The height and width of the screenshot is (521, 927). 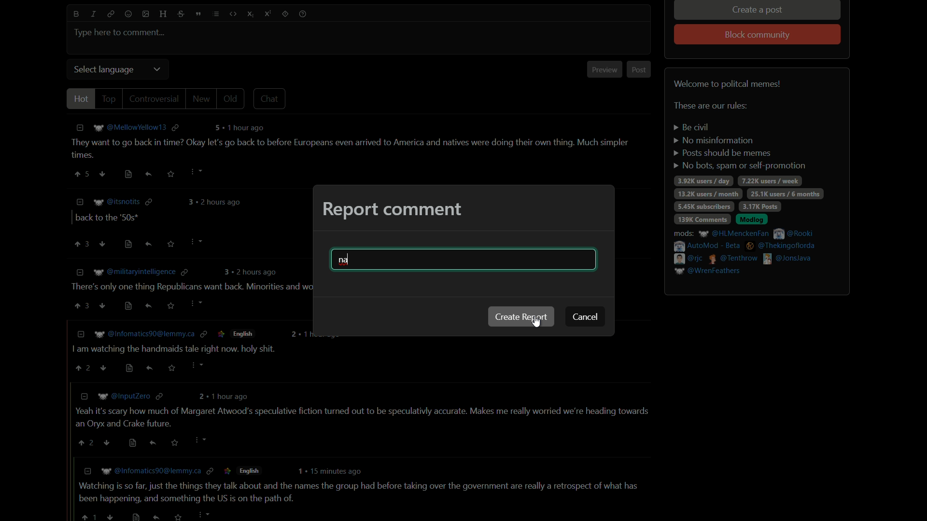 What do you see at coordinates (82, 243) in the screenshot?
I see `upvote` at bounding box center [82, 243].